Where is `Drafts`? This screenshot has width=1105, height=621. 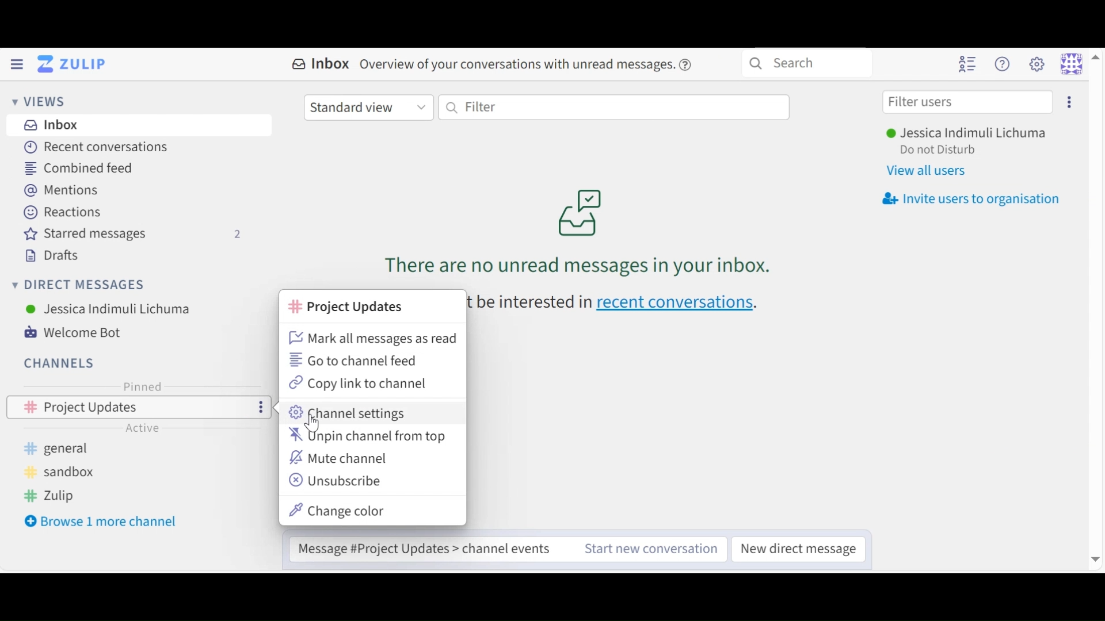 Drafts is located at coordinates (54, 256).